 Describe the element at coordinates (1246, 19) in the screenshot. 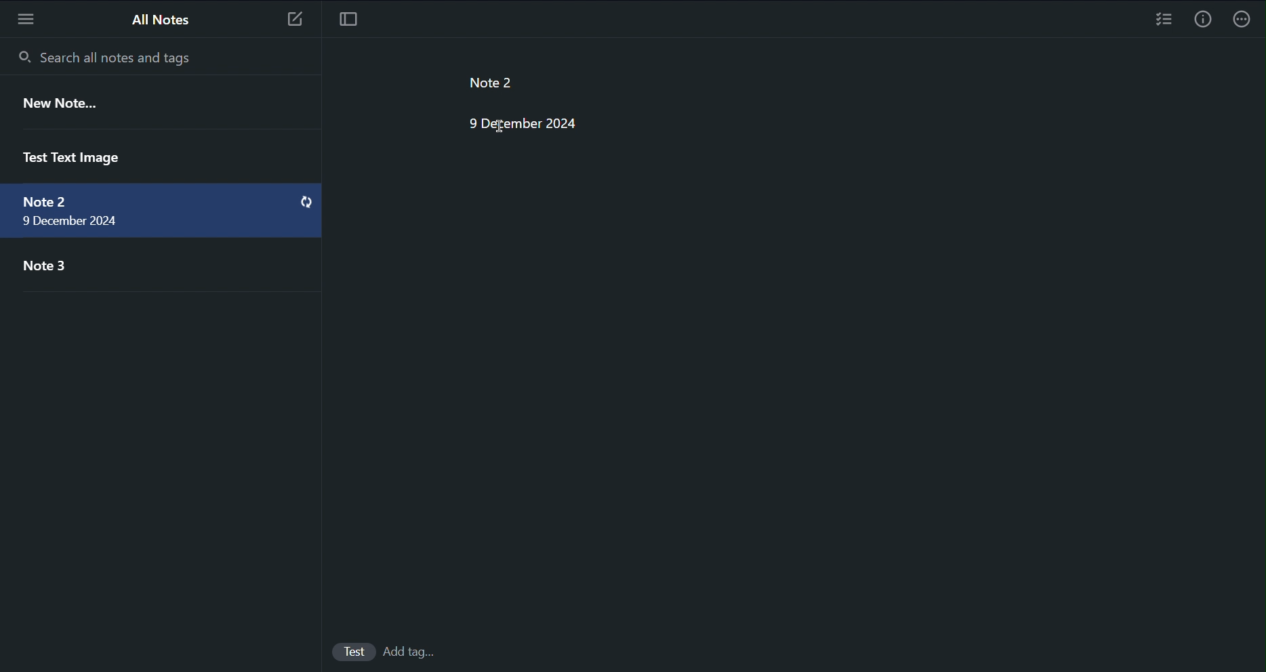

I see `More` at that location.